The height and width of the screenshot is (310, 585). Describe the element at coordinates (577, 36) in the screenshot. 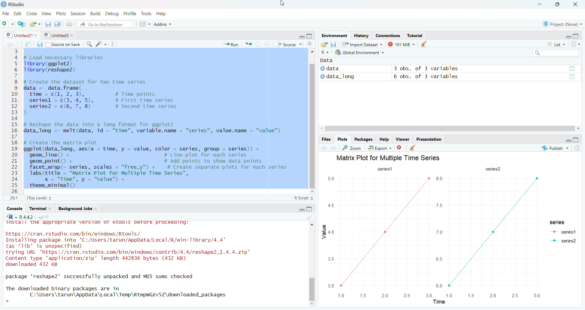

I see `Maximize` at that location.